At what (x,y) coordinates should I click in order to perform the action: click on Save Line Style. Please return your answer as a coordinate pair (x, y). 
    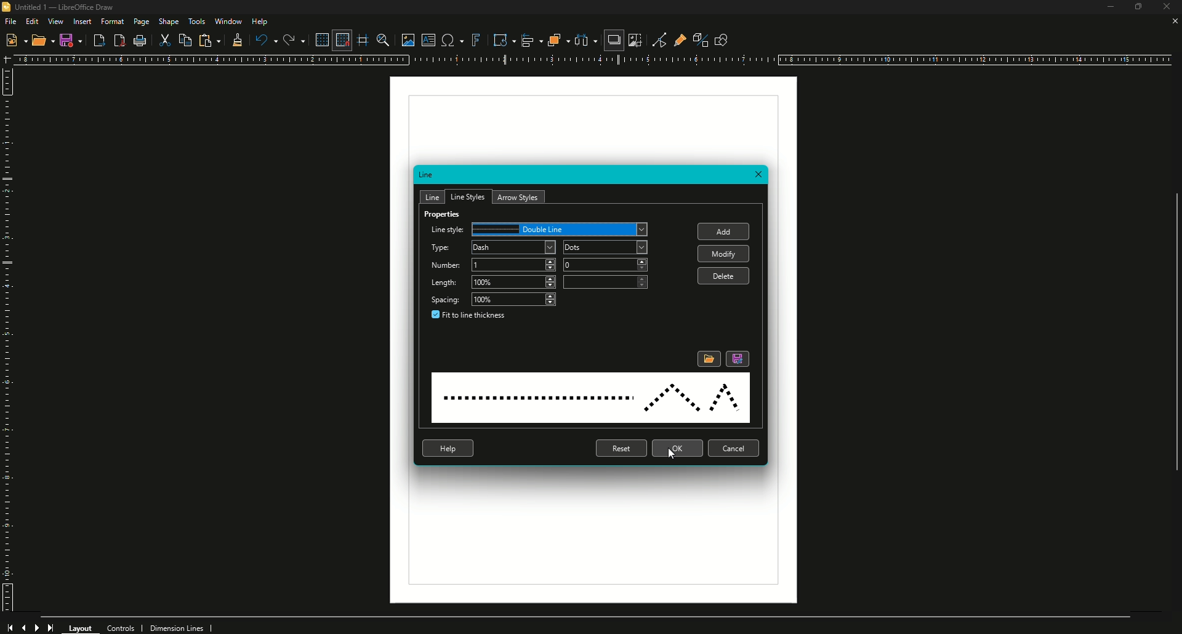
    Looking at the image, I should click on (738, 359).